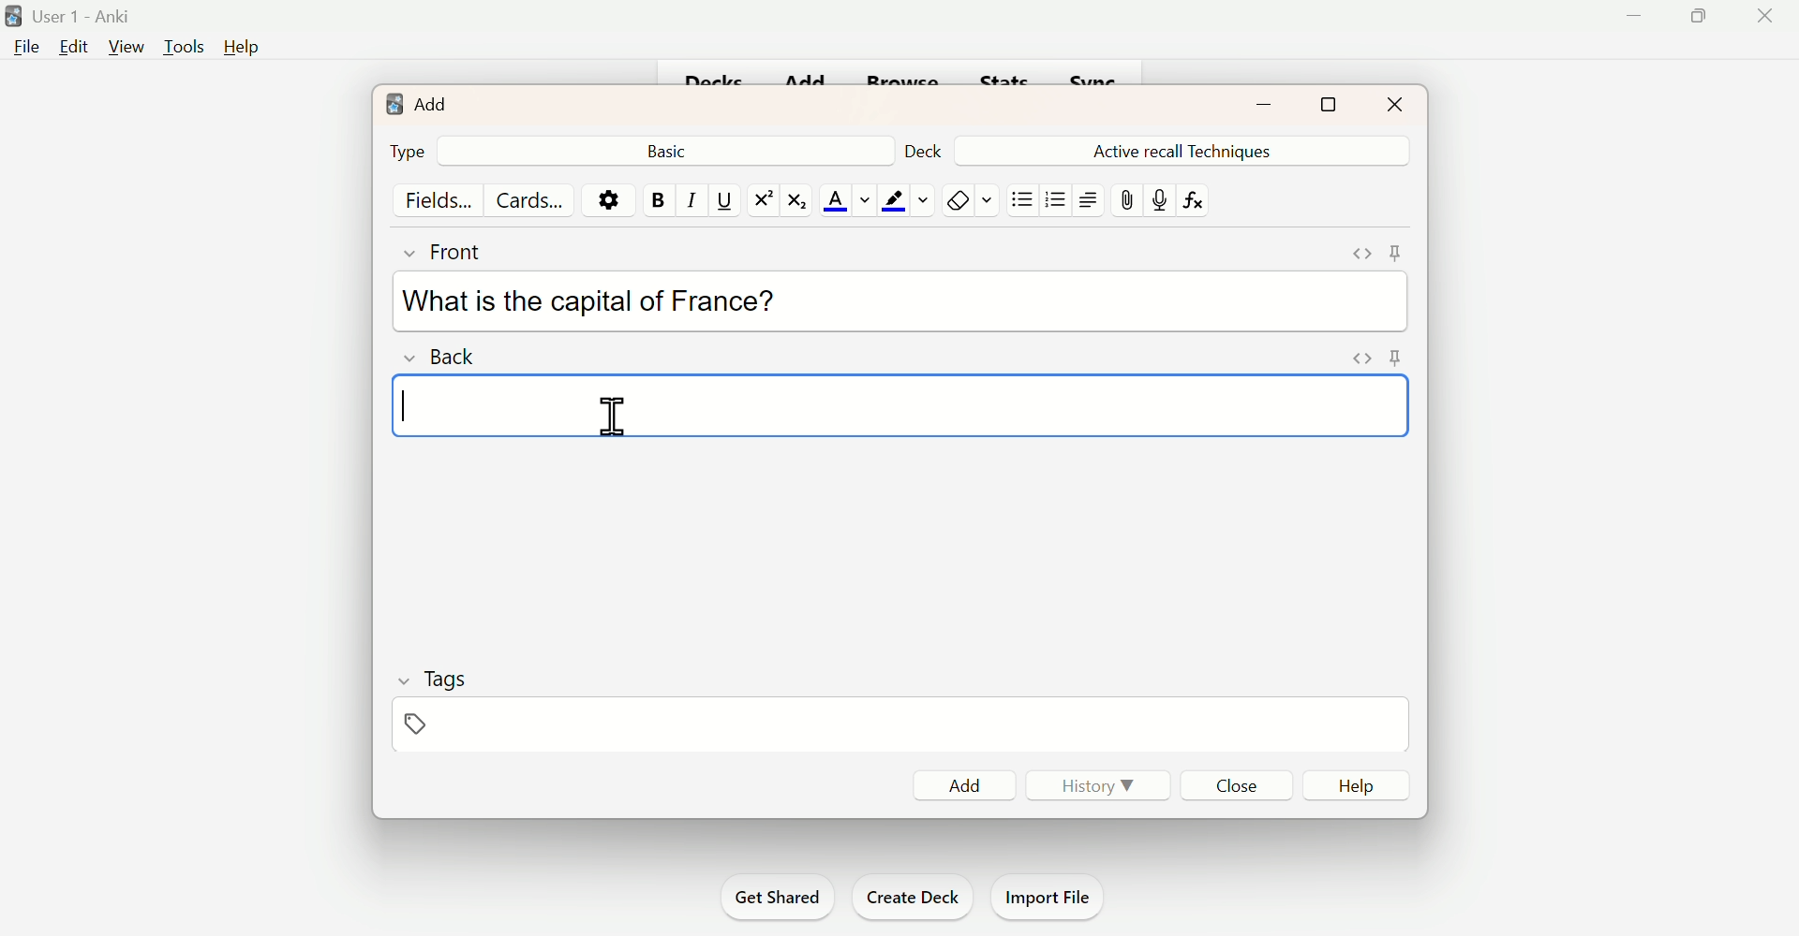 The image size is (1799, 936). I want to click on History, so click(1106, 787).